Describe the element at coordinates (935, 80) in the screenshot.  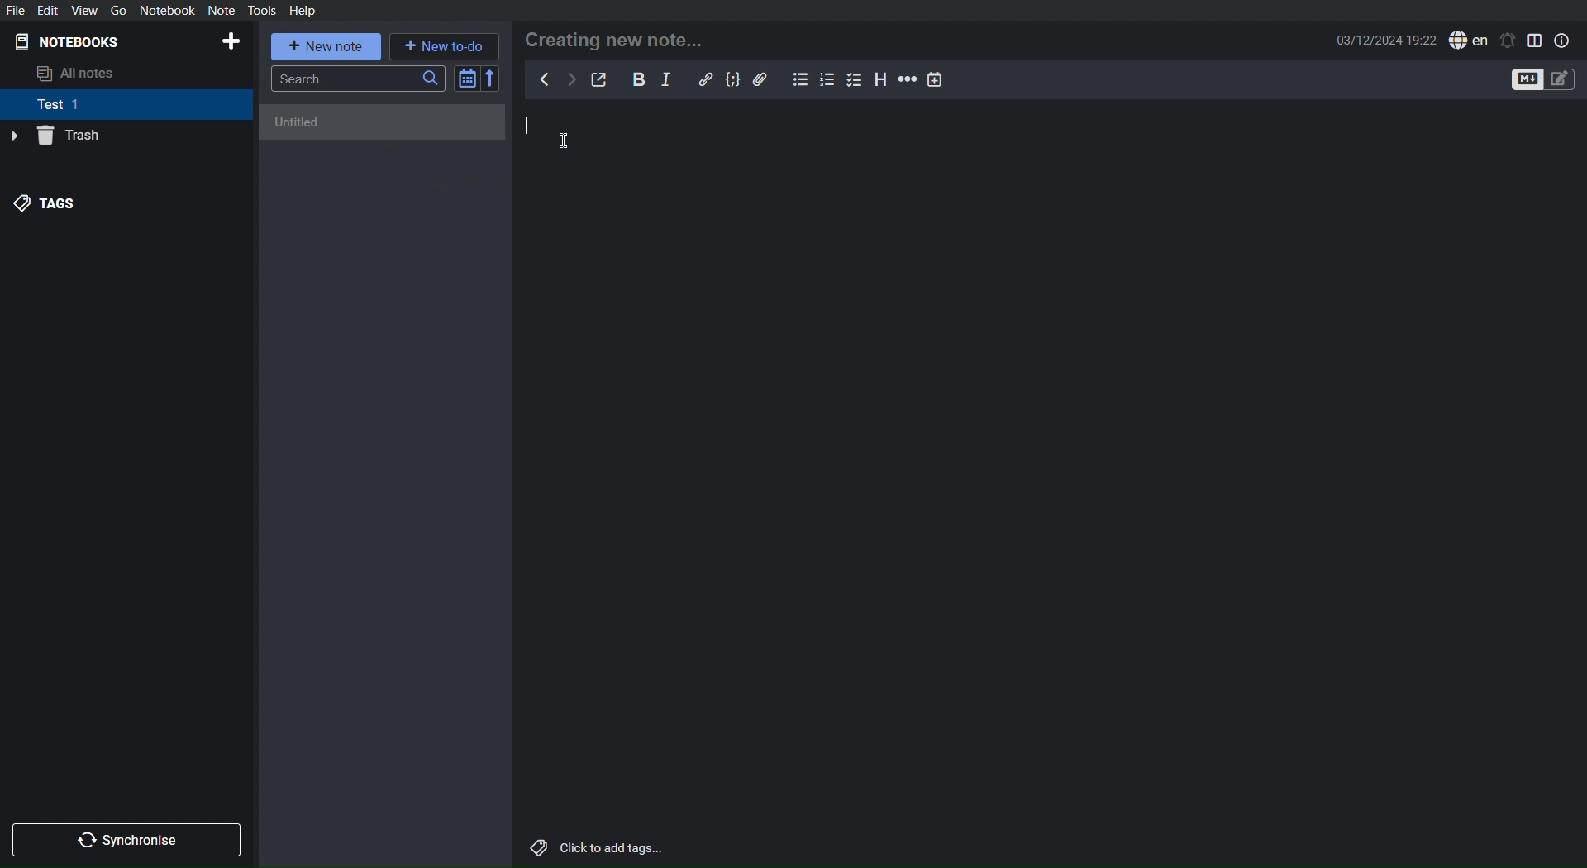
I see `Insert Time` at that location.